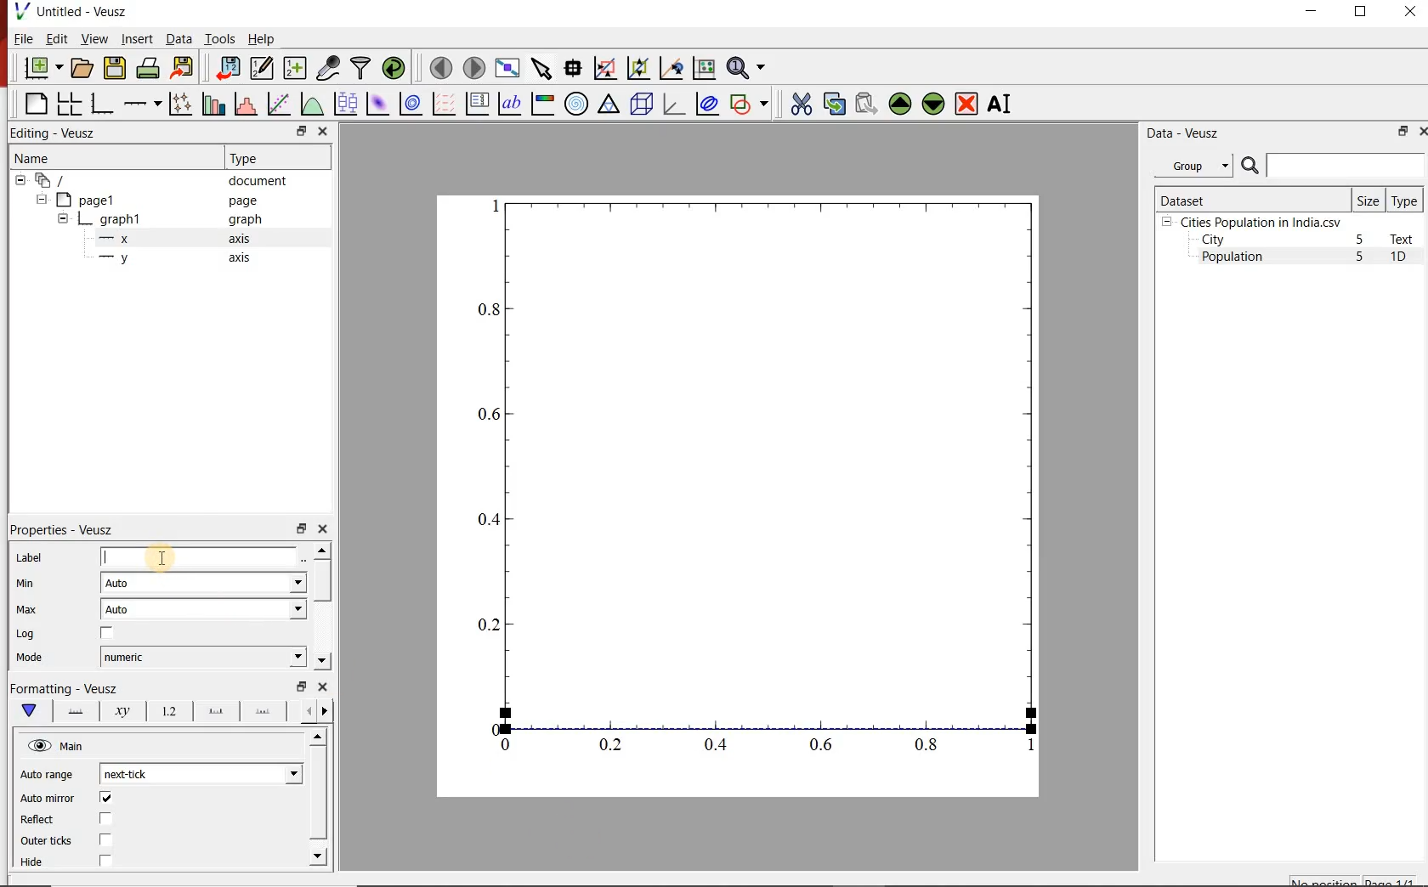  What do you see at coordinates (136, 40) in the screenshot?
I see `Insert` at bounding box center [136, 40].